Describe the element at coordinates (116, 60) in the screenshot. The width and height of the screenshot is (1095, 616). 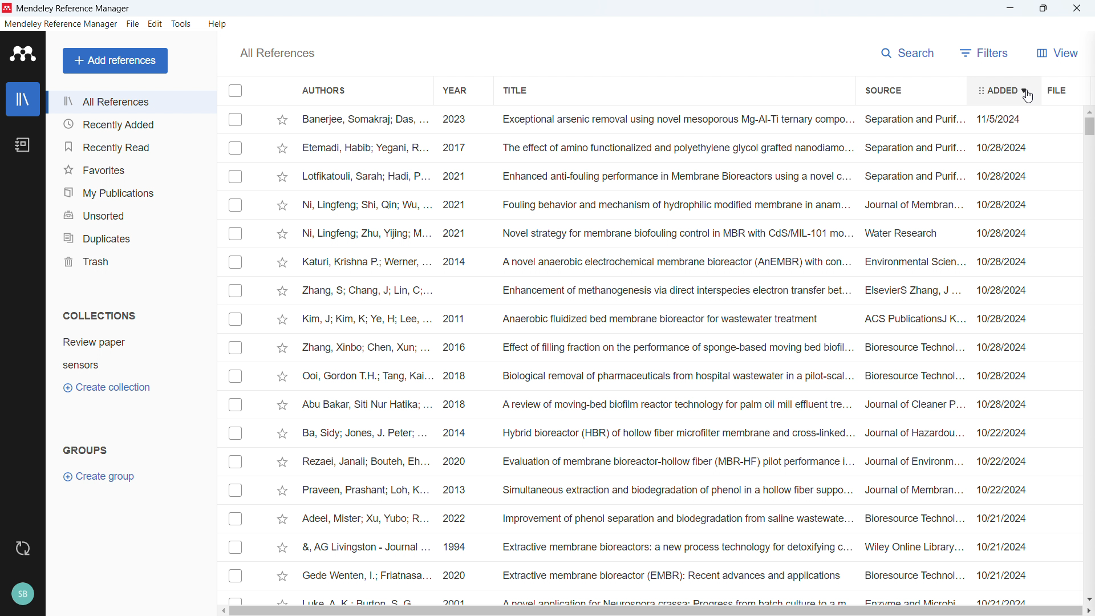
I see `Add references ` at that location.